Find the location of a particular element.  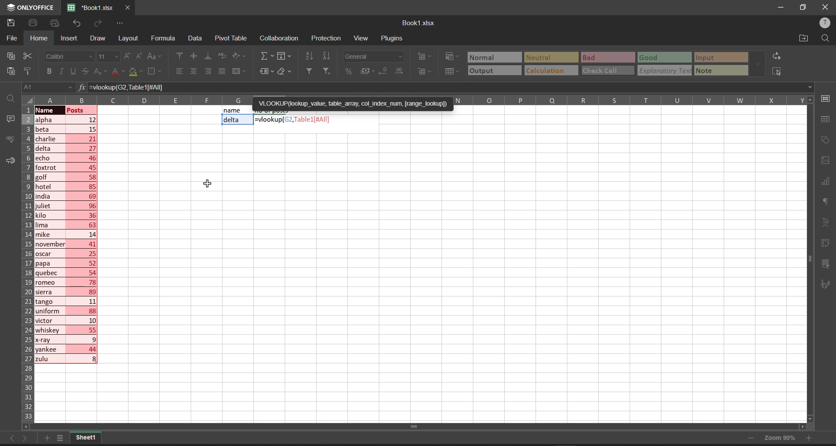

user profile is located at coordinates (826, 23).